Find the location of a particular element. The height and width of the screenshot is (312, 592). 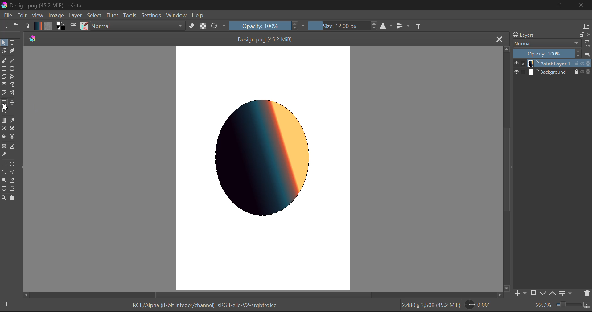

Brush Presets is located at coordinates (84, 26).